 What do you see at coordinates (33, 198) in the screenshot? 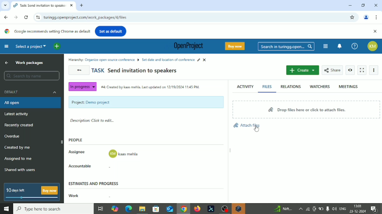
I see `slide bar indicating how many days left for free version` at bounding box center [33, 198].